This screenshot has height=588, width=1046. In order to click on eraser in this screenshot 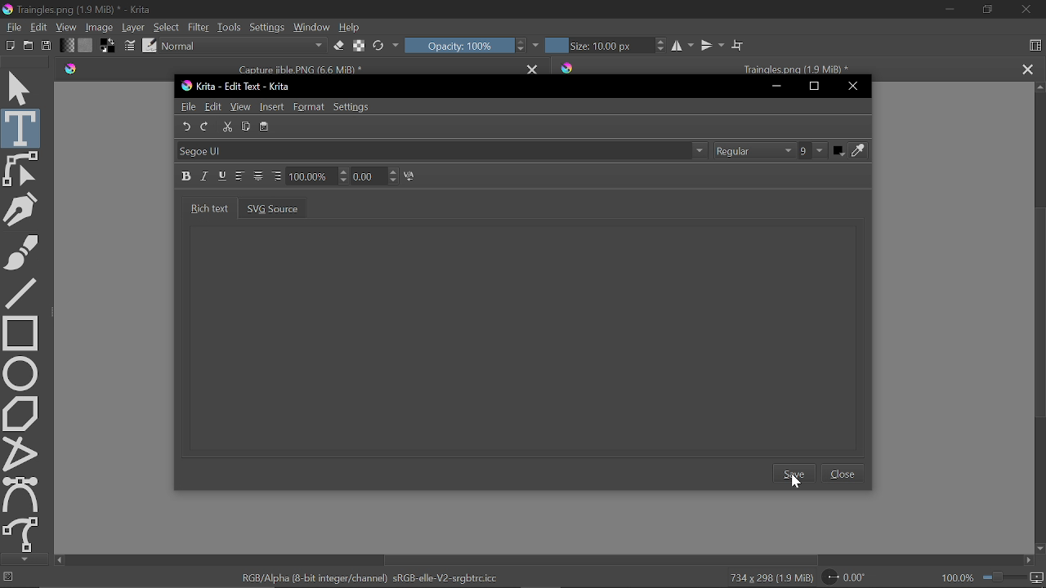, I will do `click(339, 47)`.